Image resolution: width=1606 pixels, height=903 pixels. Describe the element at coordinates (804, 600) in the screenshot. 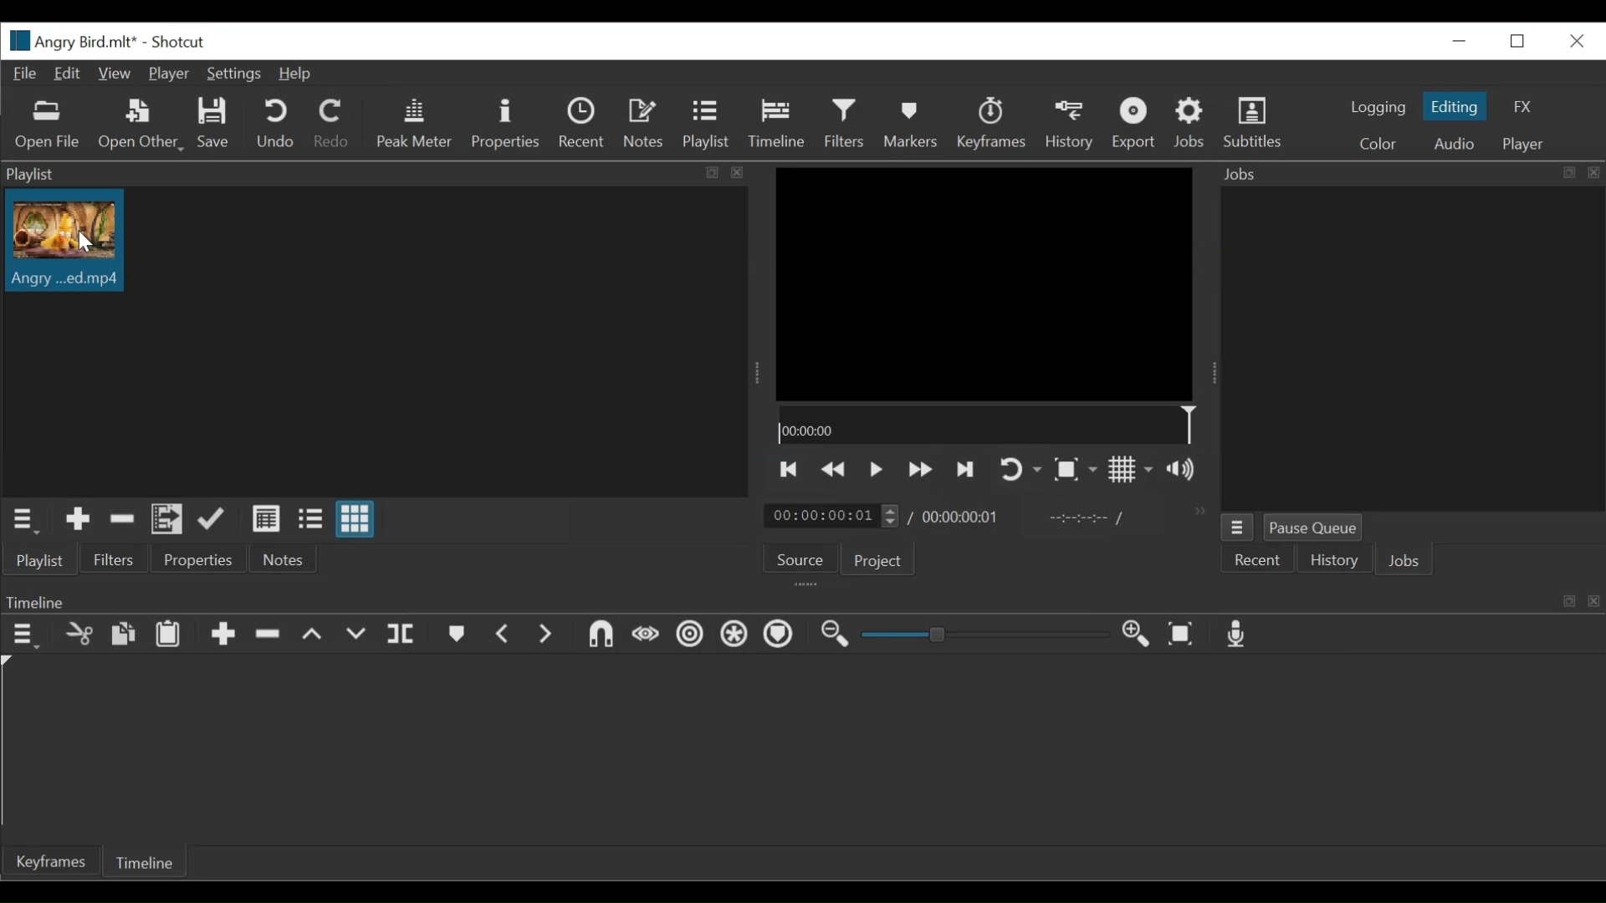

I see `Timeline Panel` at that location.